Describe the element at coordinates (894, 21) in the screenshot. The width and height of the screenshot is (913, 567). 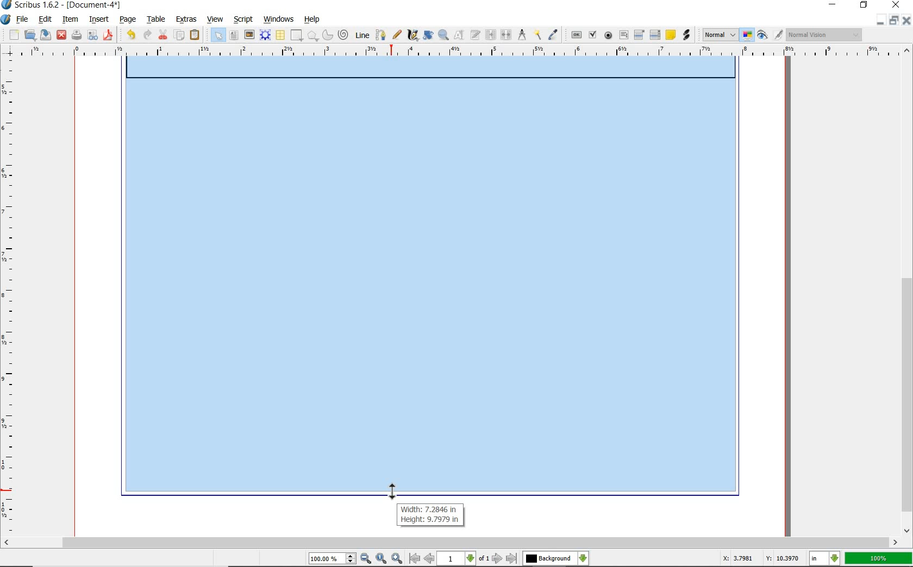
I see `restore` at that location.